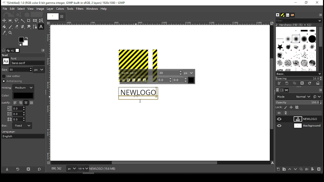  I want to click on images, so click(18, 51).